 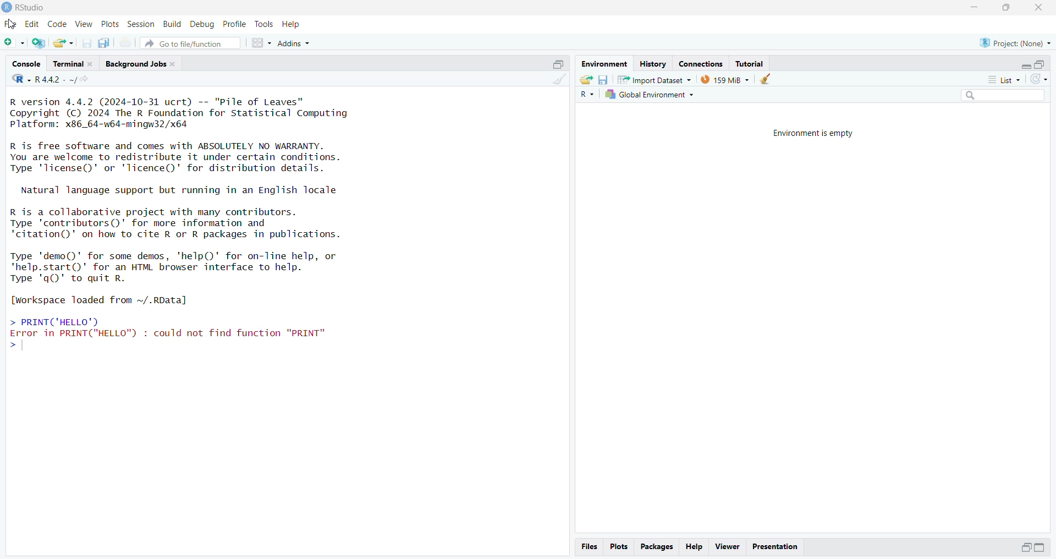 What do you see at coordinates (618, 547) in the screenshot?
I see `plots` at bounding box center [618, 547].